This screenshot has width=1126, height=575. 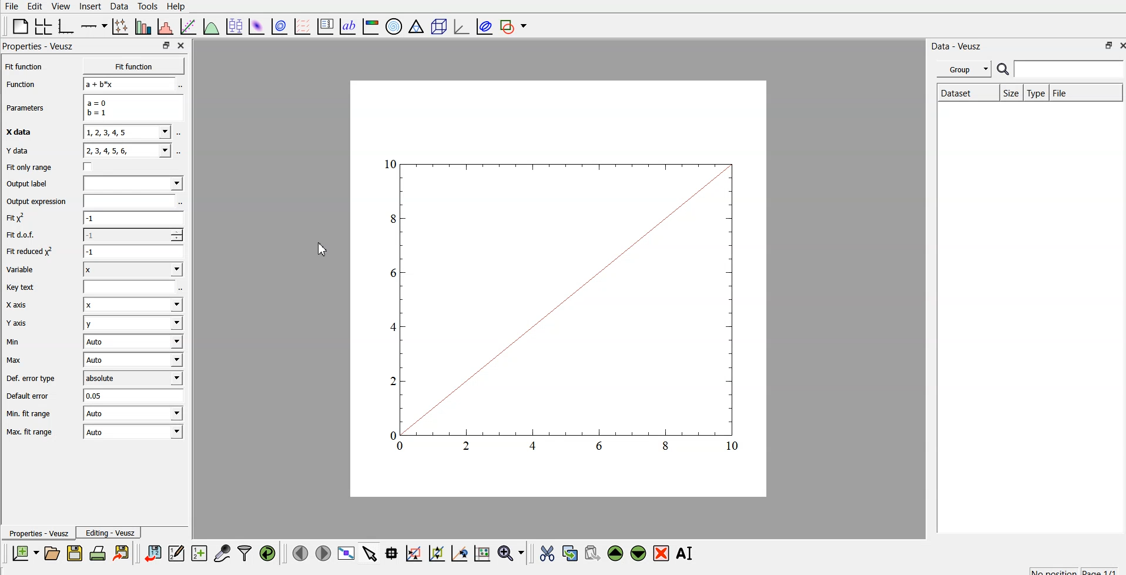 I want to click on Def. error type, so click(x=28, y=379).